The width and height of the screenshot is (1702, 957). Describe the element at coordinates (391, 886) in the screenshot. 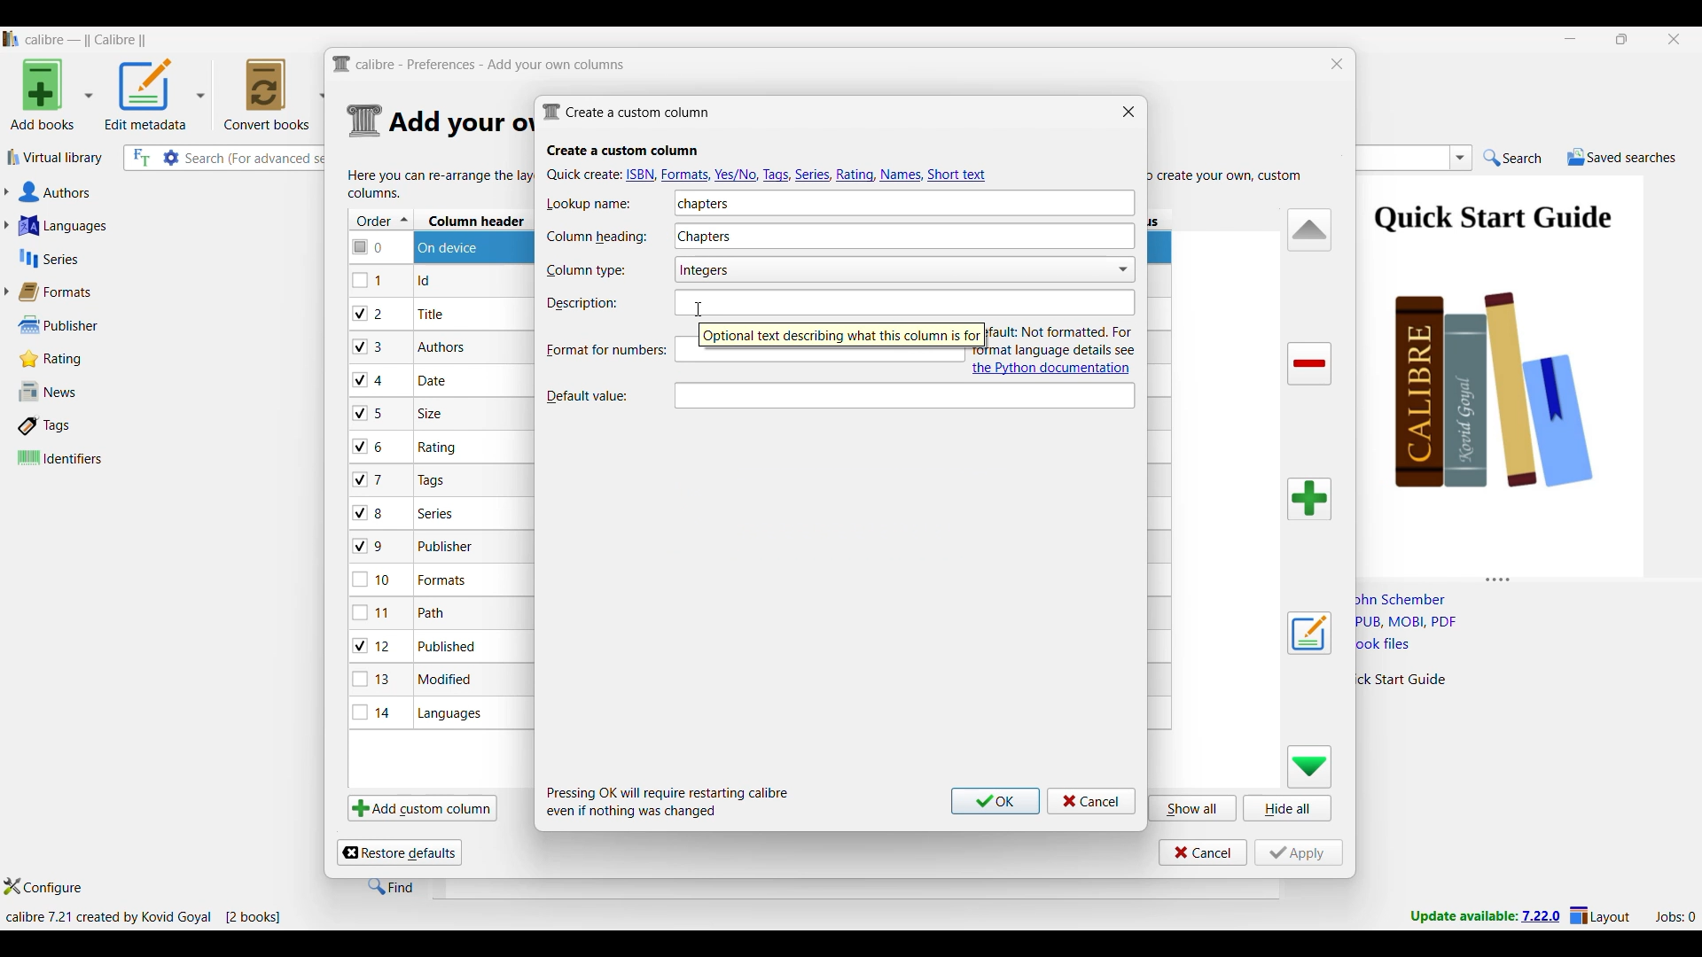

I see `Find` at that location.